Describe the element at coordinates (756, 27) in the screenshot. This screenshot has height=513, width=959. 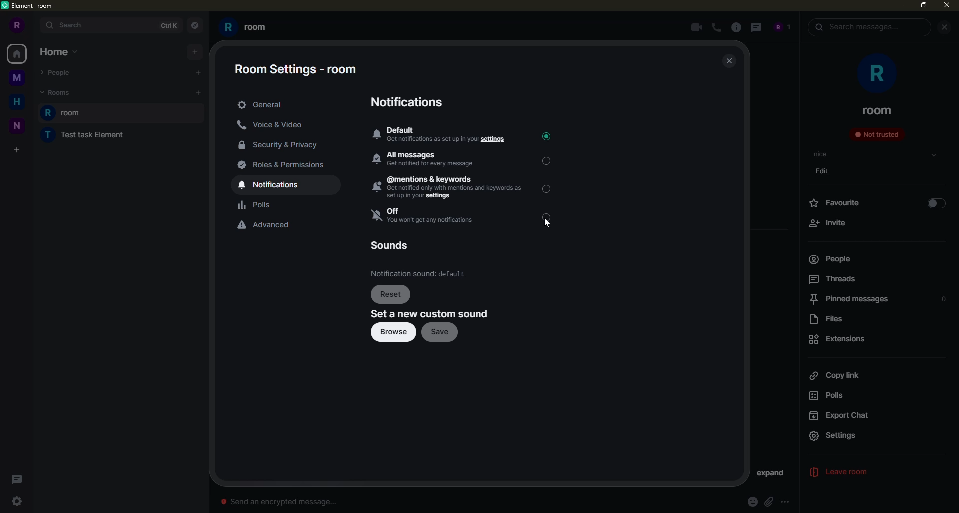
I see `thread` at that location.